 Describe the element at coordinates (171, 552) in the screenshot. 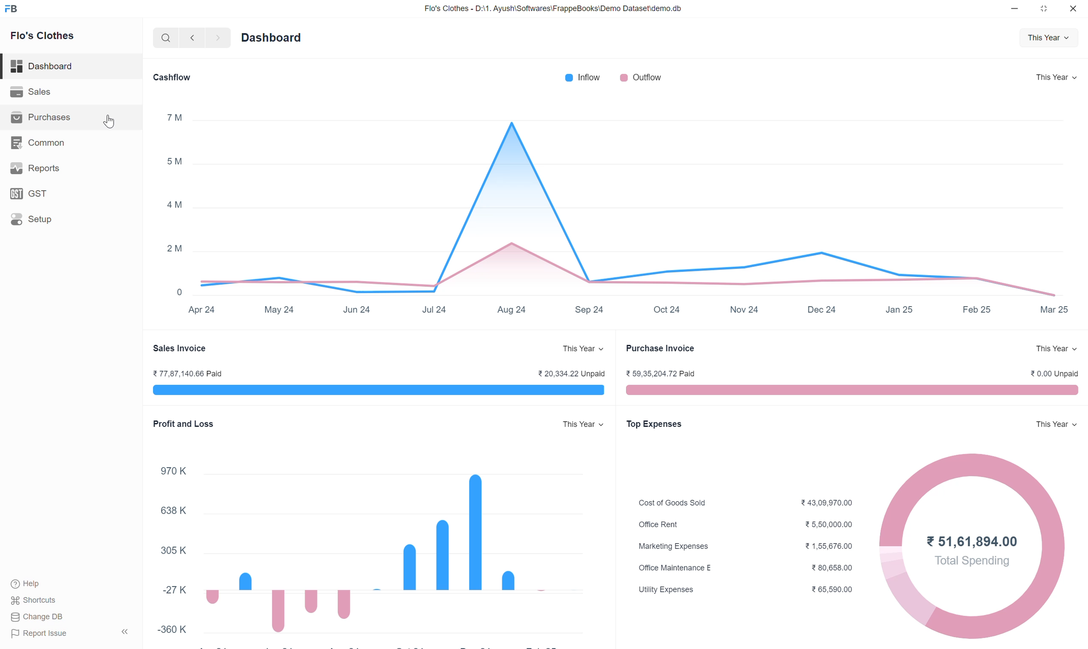

I see `970K 638K 305K -27K -360K` at that location.